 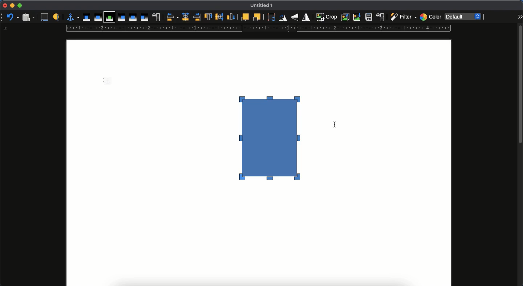 What do you see at coordinates (244, 17) in the screenshot?
I see `to front` at bounding box center [244, 17].